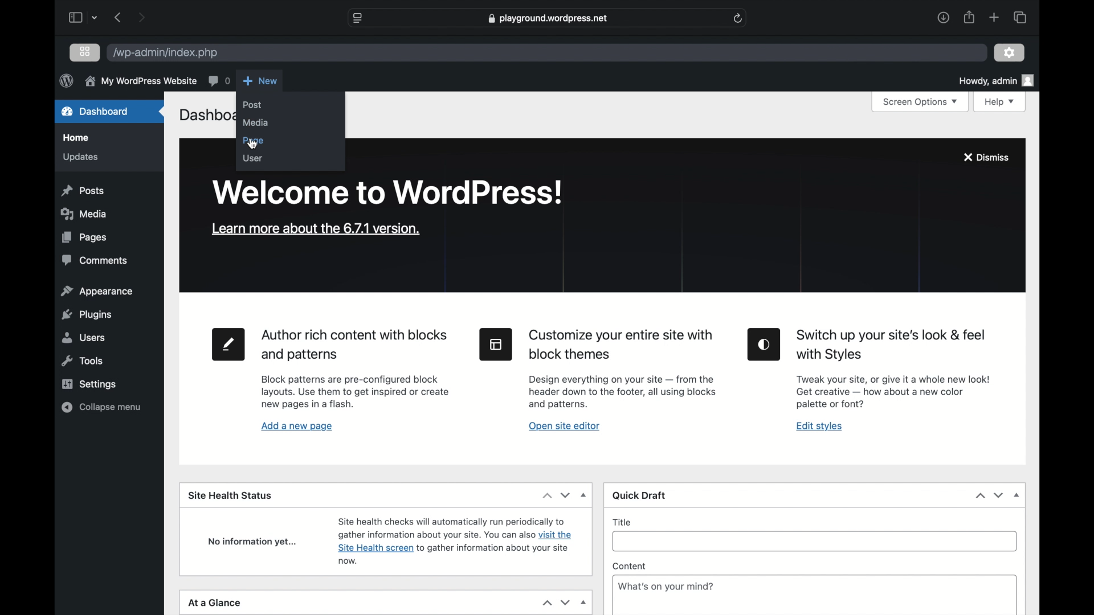  Describe the element at coordinates (81, 158) in the screenshot. I see `updates` at that location.